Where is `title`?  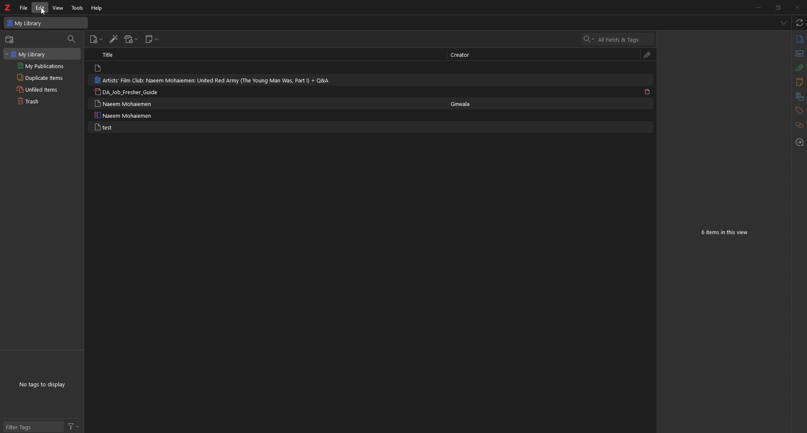 title is located at coordinates (112, 55).